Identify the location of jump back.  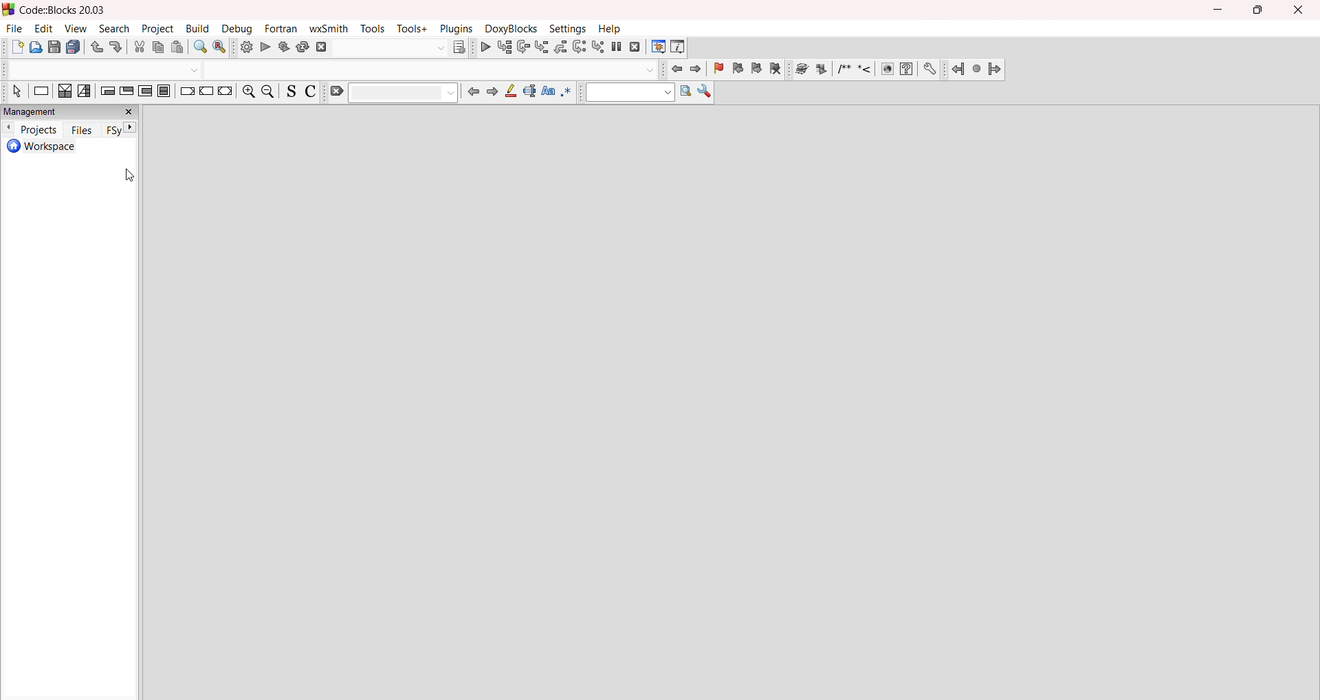
(474, 92).